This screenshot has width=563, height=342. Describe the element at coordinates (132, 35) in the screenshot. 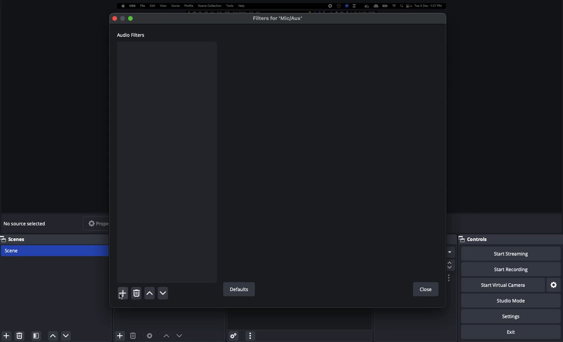

I see `Audio filter` at that location.